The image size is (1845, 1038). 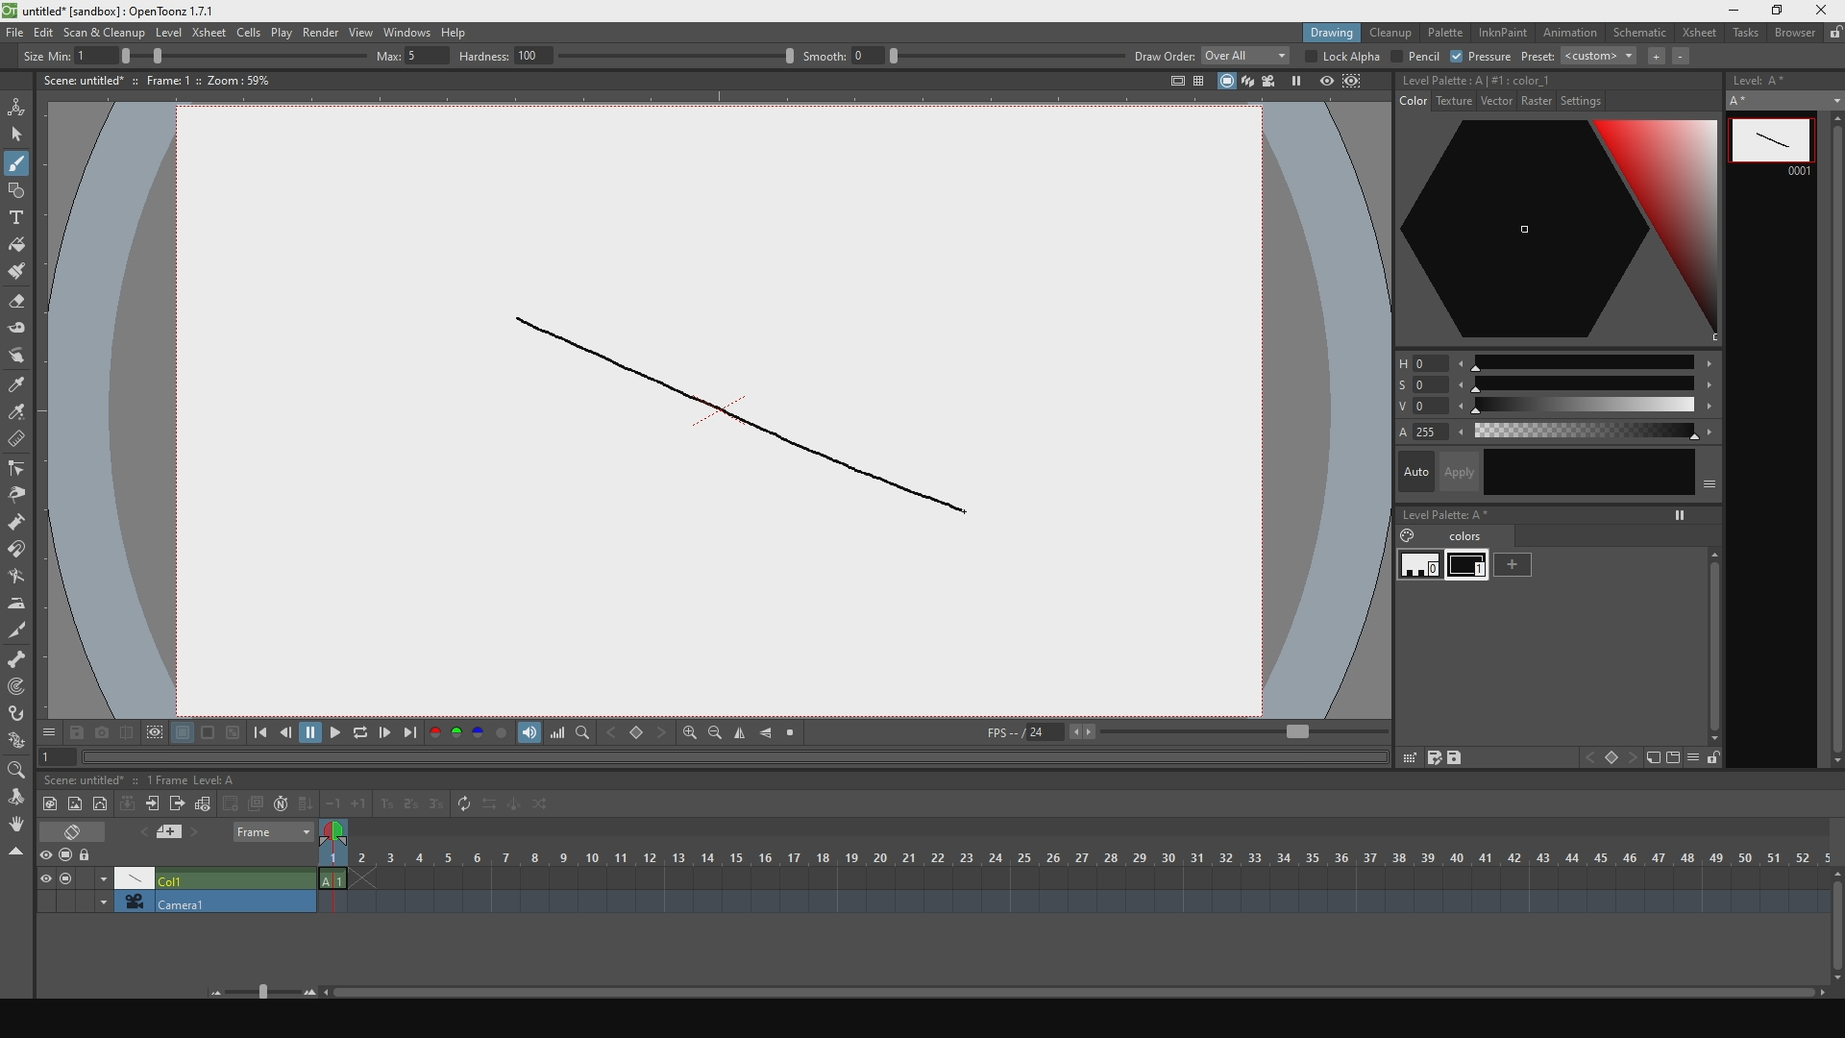 I want to click on colors, so click(x=1460, y=537).